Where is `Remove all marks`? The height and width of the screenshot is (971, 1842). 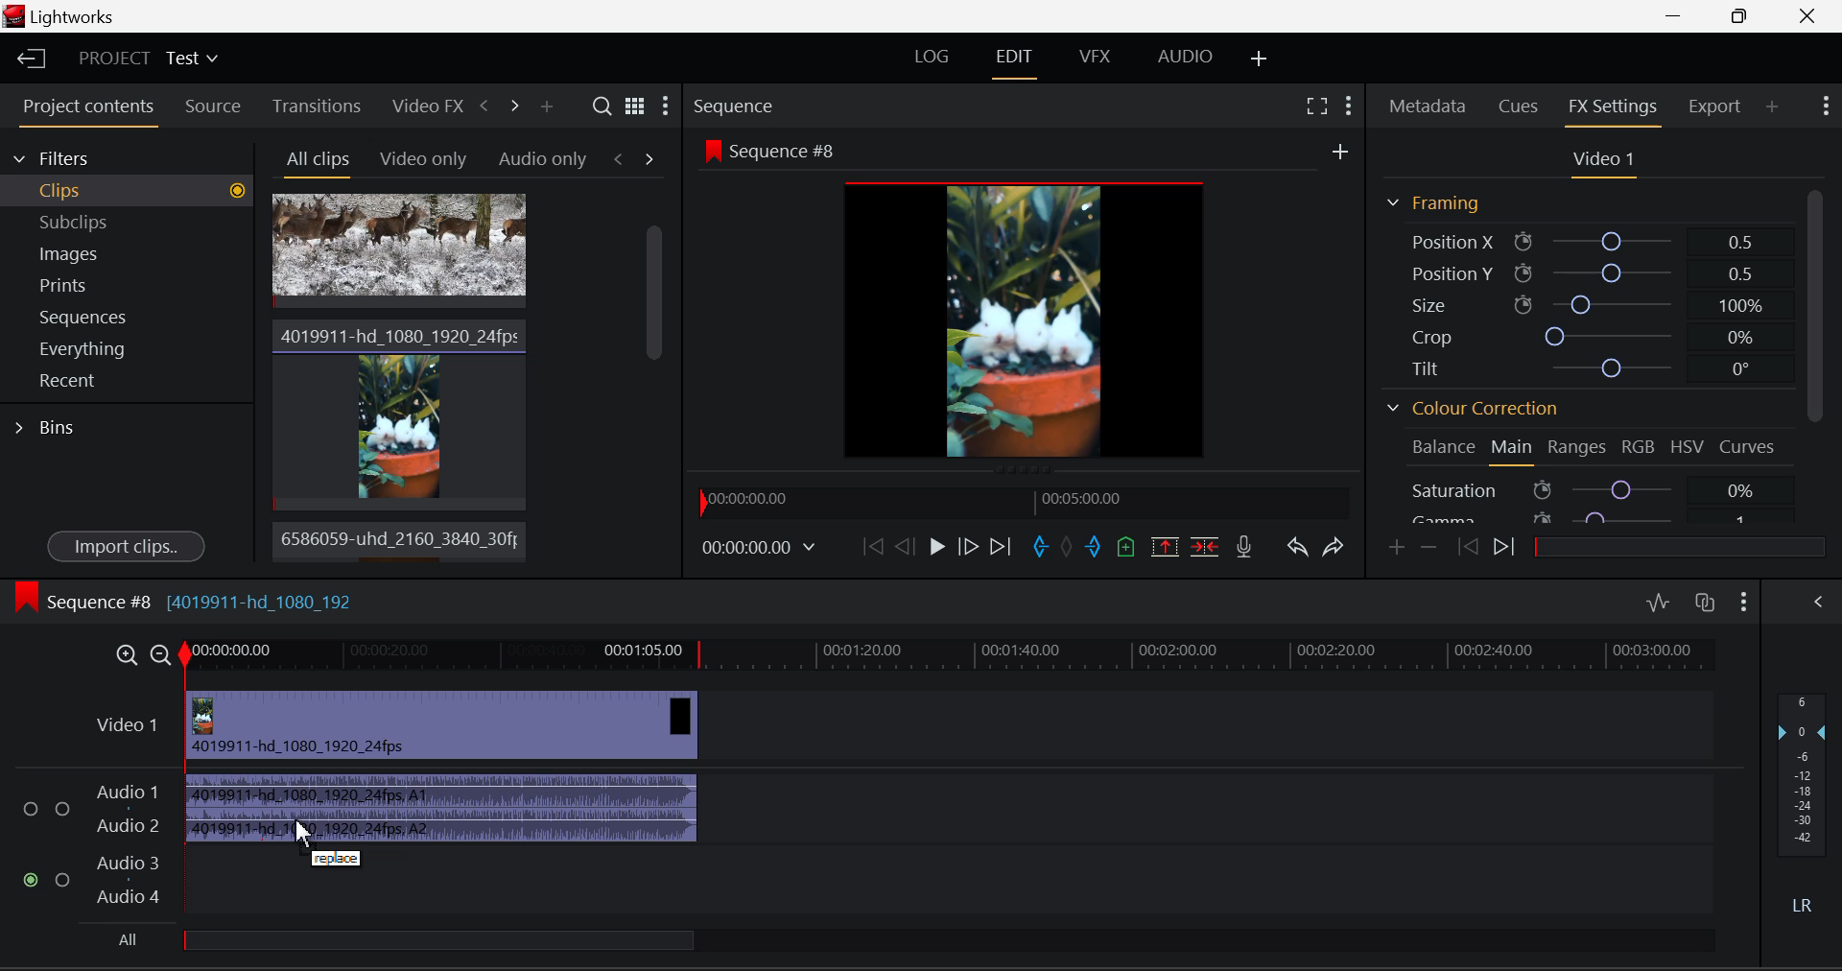 Remove all marks is located at coordinates (1069, 547).